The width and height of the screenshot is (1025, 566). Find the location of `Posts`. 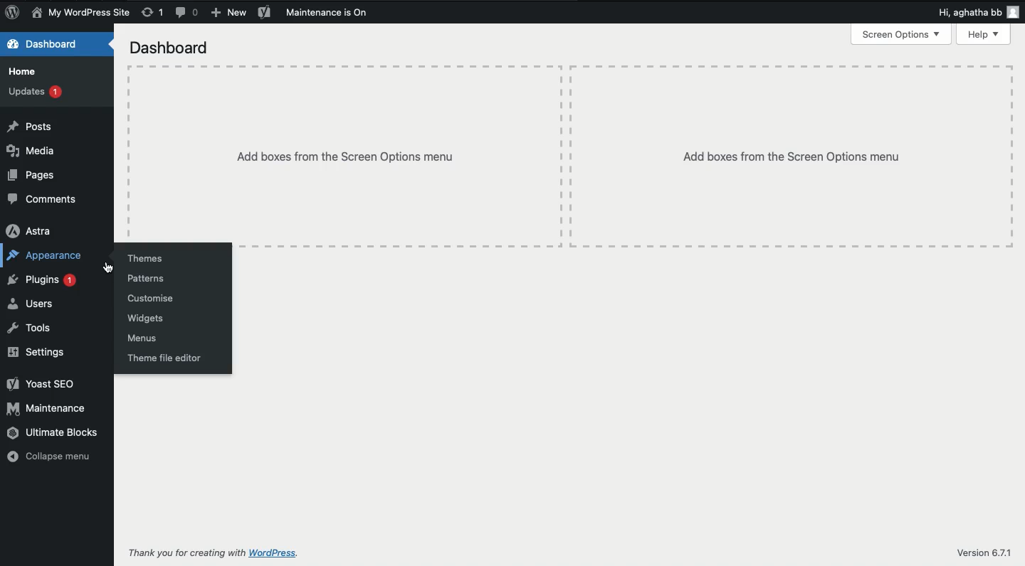

Posts is located at coordinates (32, 127).